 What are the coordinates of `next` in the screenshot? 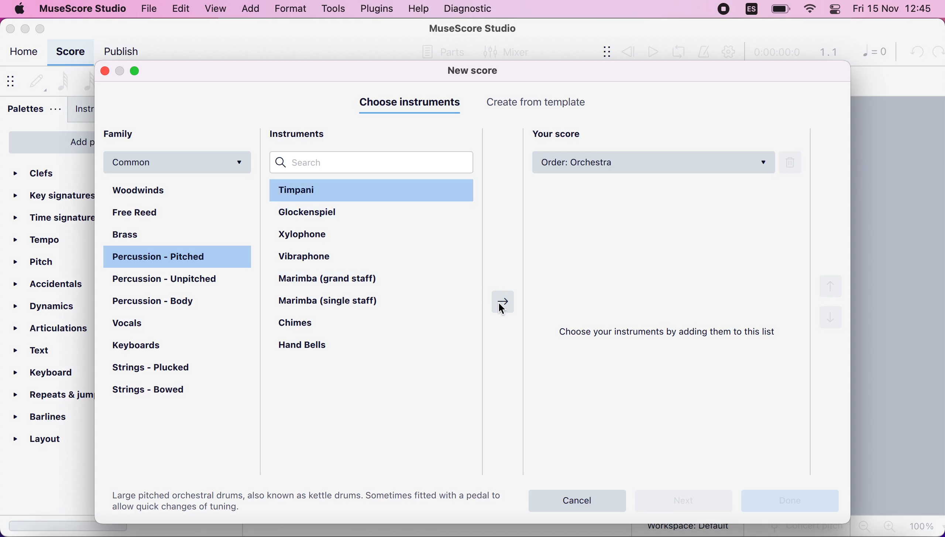 It's located at (684, 500).